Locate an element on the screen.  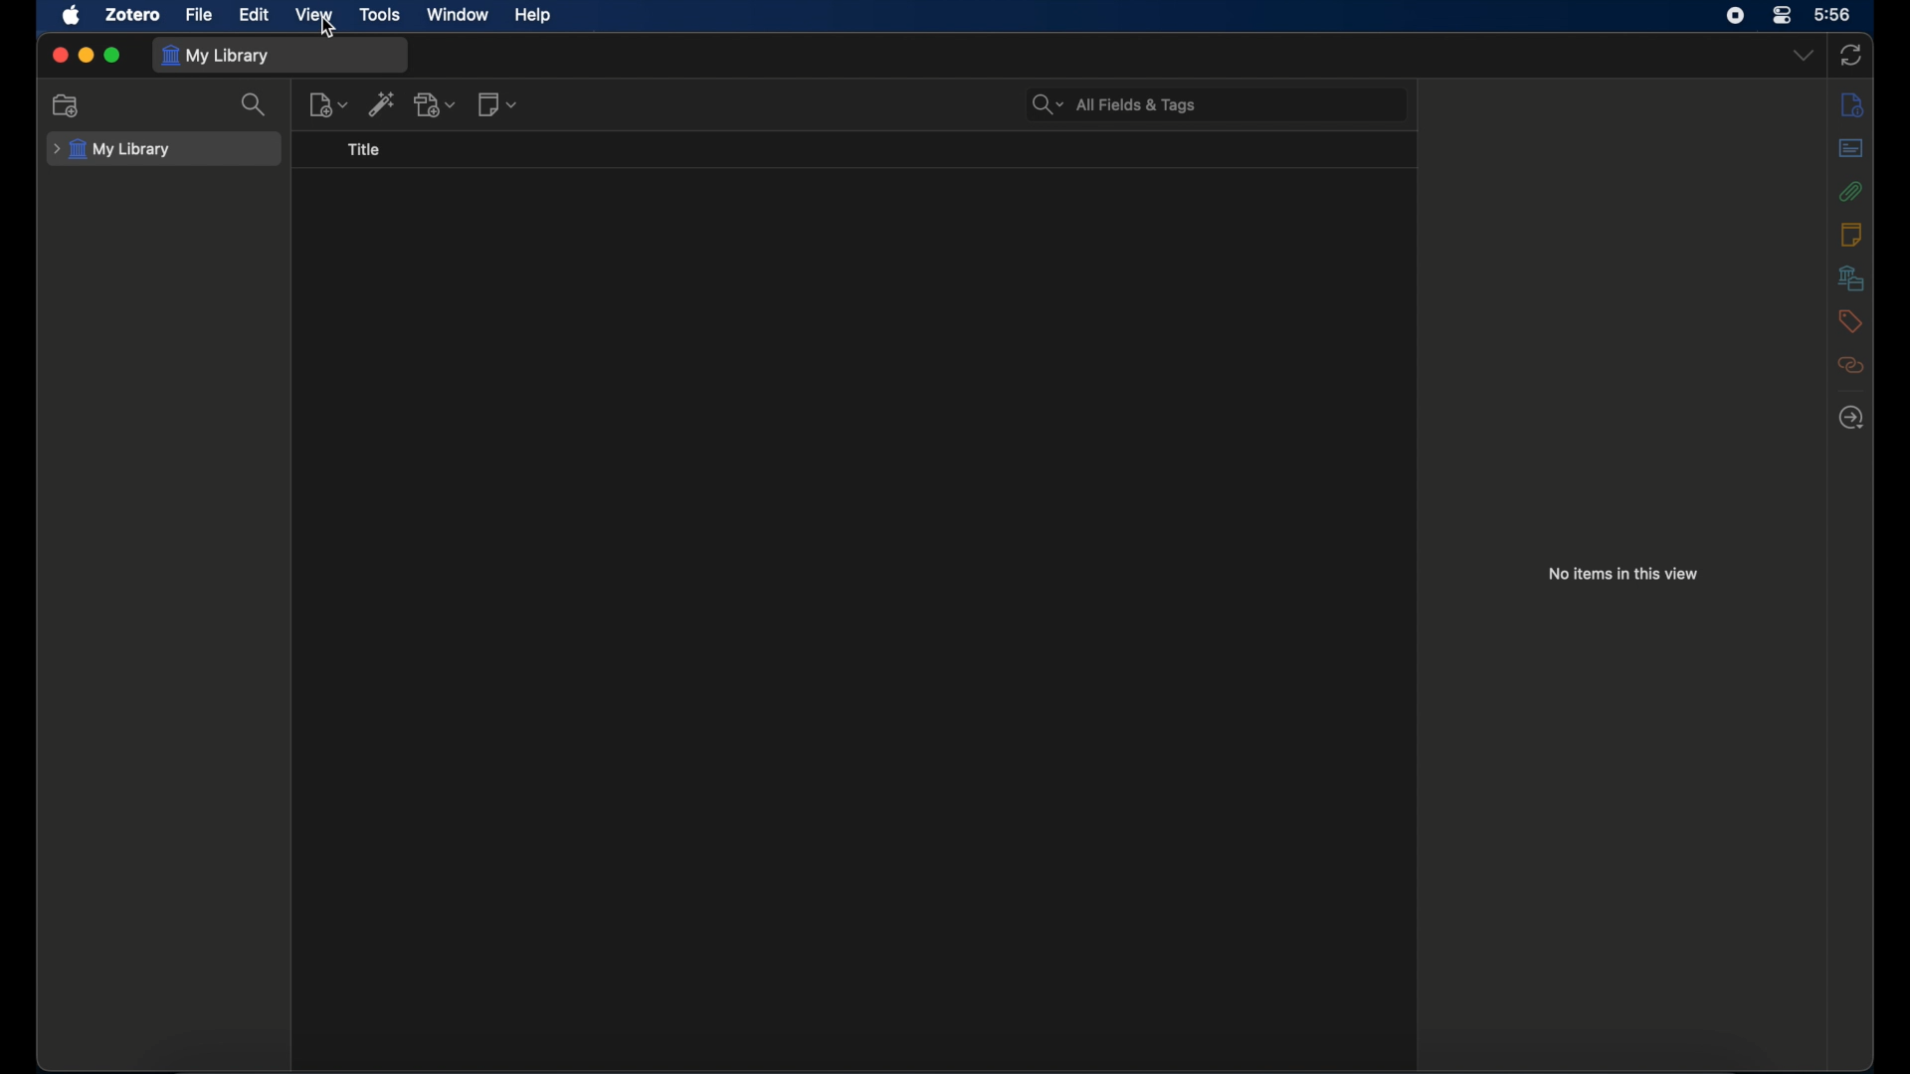
new collection is located at coordinates (67, 106).